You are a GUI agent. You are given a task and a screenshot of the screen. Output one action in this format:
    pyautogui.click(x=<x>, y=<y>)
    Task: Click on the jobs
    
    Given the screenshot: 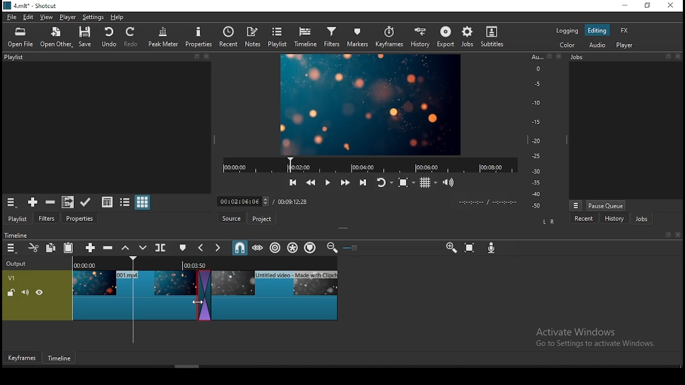 What is the action you would take?
    pyautogui.click(x=642, y=219)
    